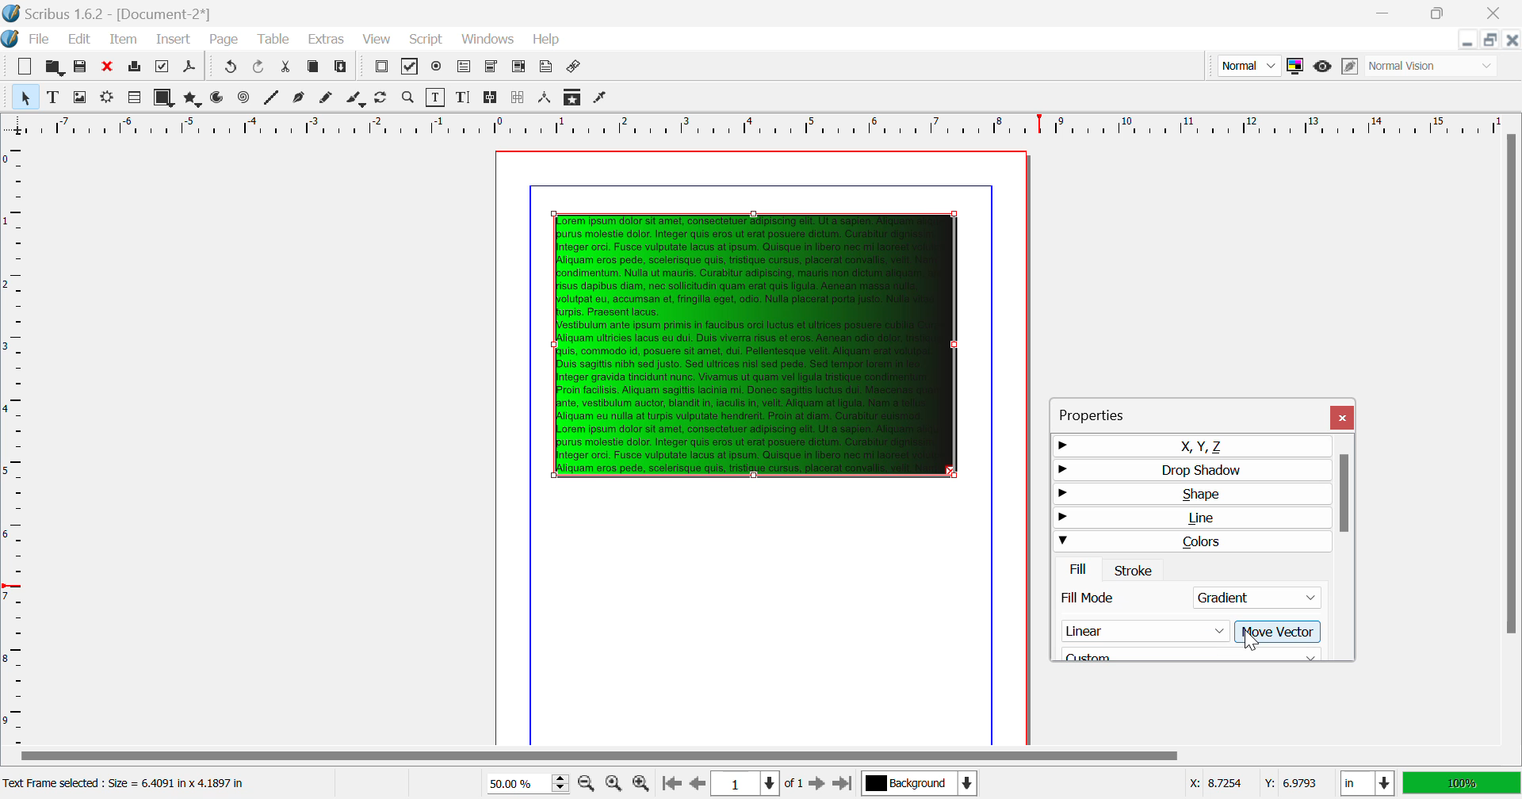 This screenshot has width=1522, height=799. What do you see at coordinates (163, 67) in the screenshot?
I see `Preflight Verifier` at bounding box center [163, 67].